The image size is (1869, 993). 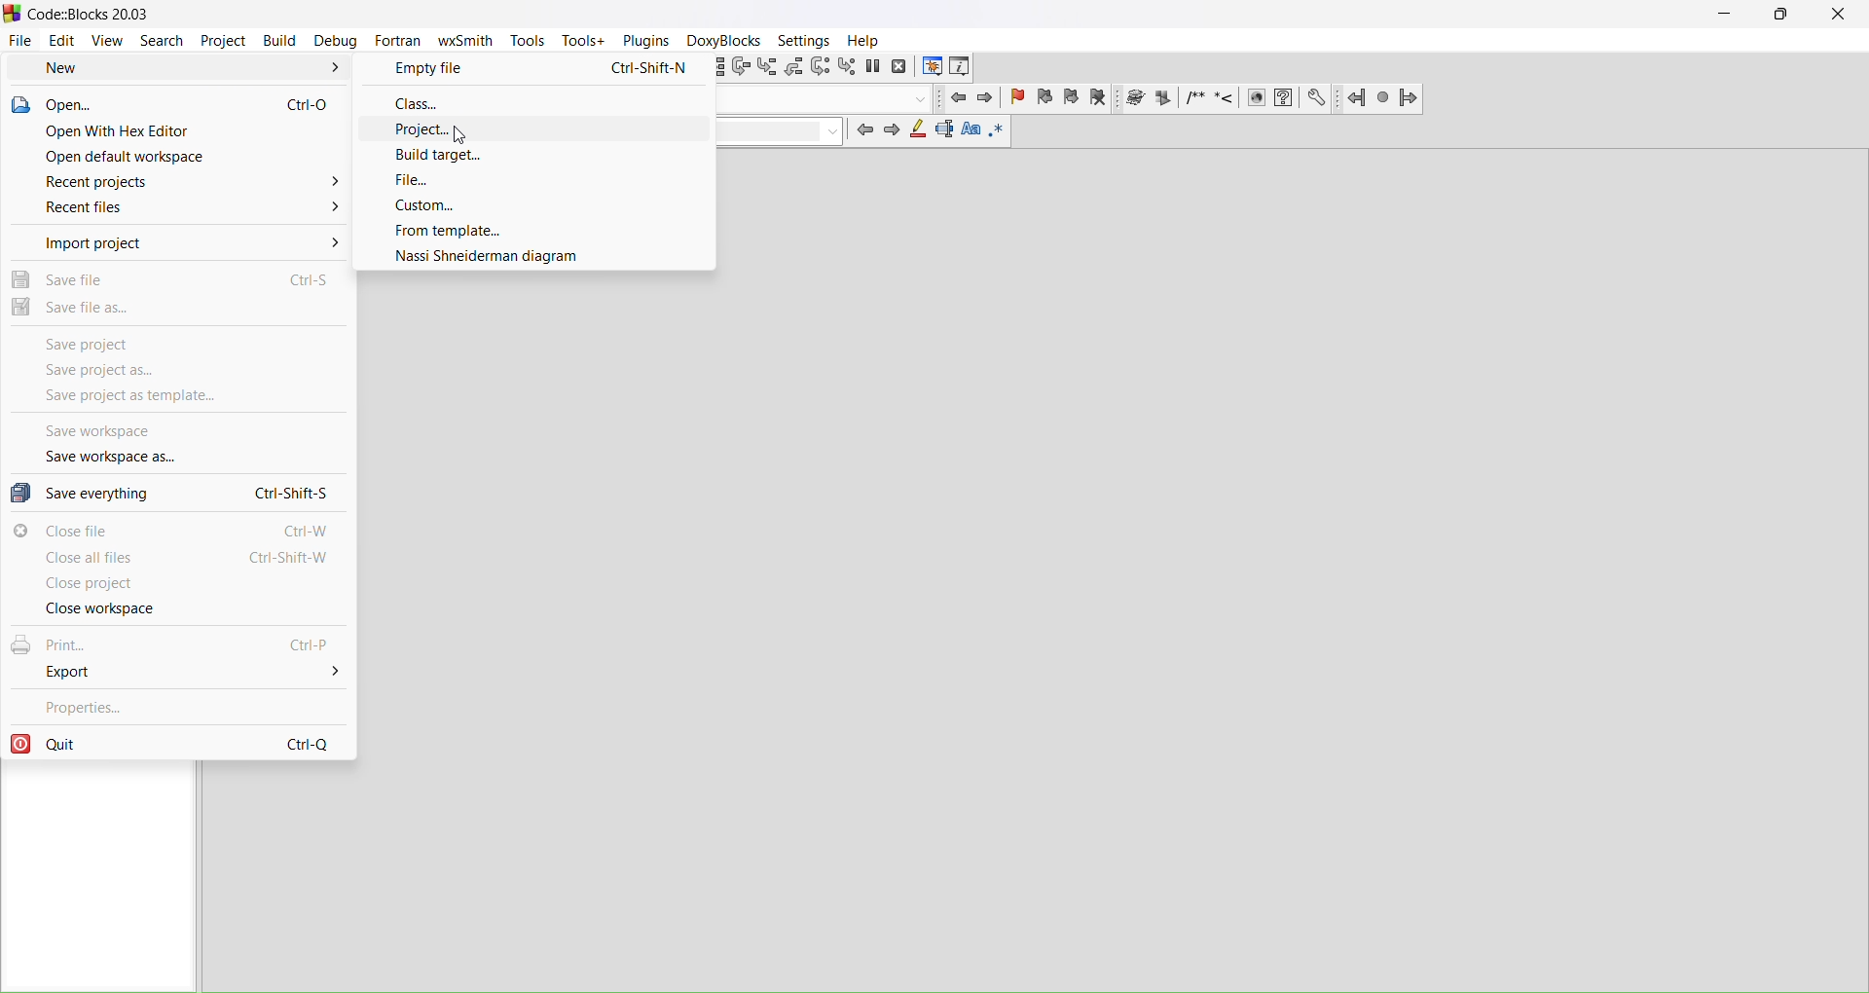 I want to click on Jump back, so click(x=1356, y=96).